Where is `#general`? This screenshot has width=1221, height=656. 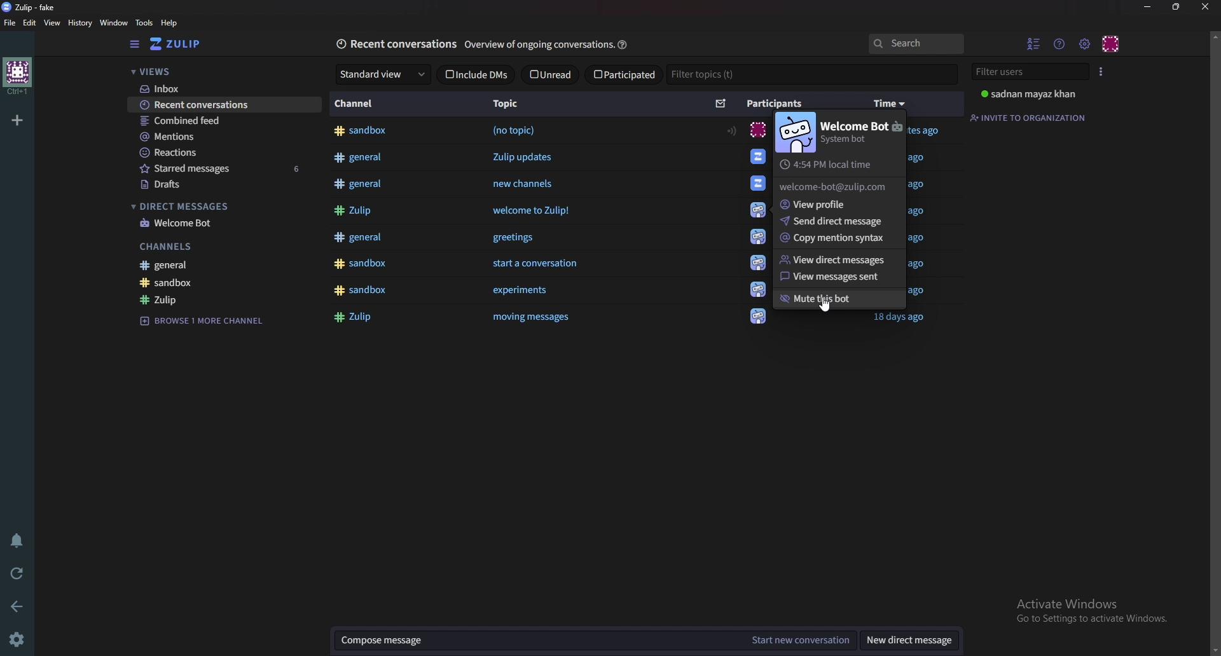
#general is located at coordinates (358, 156).